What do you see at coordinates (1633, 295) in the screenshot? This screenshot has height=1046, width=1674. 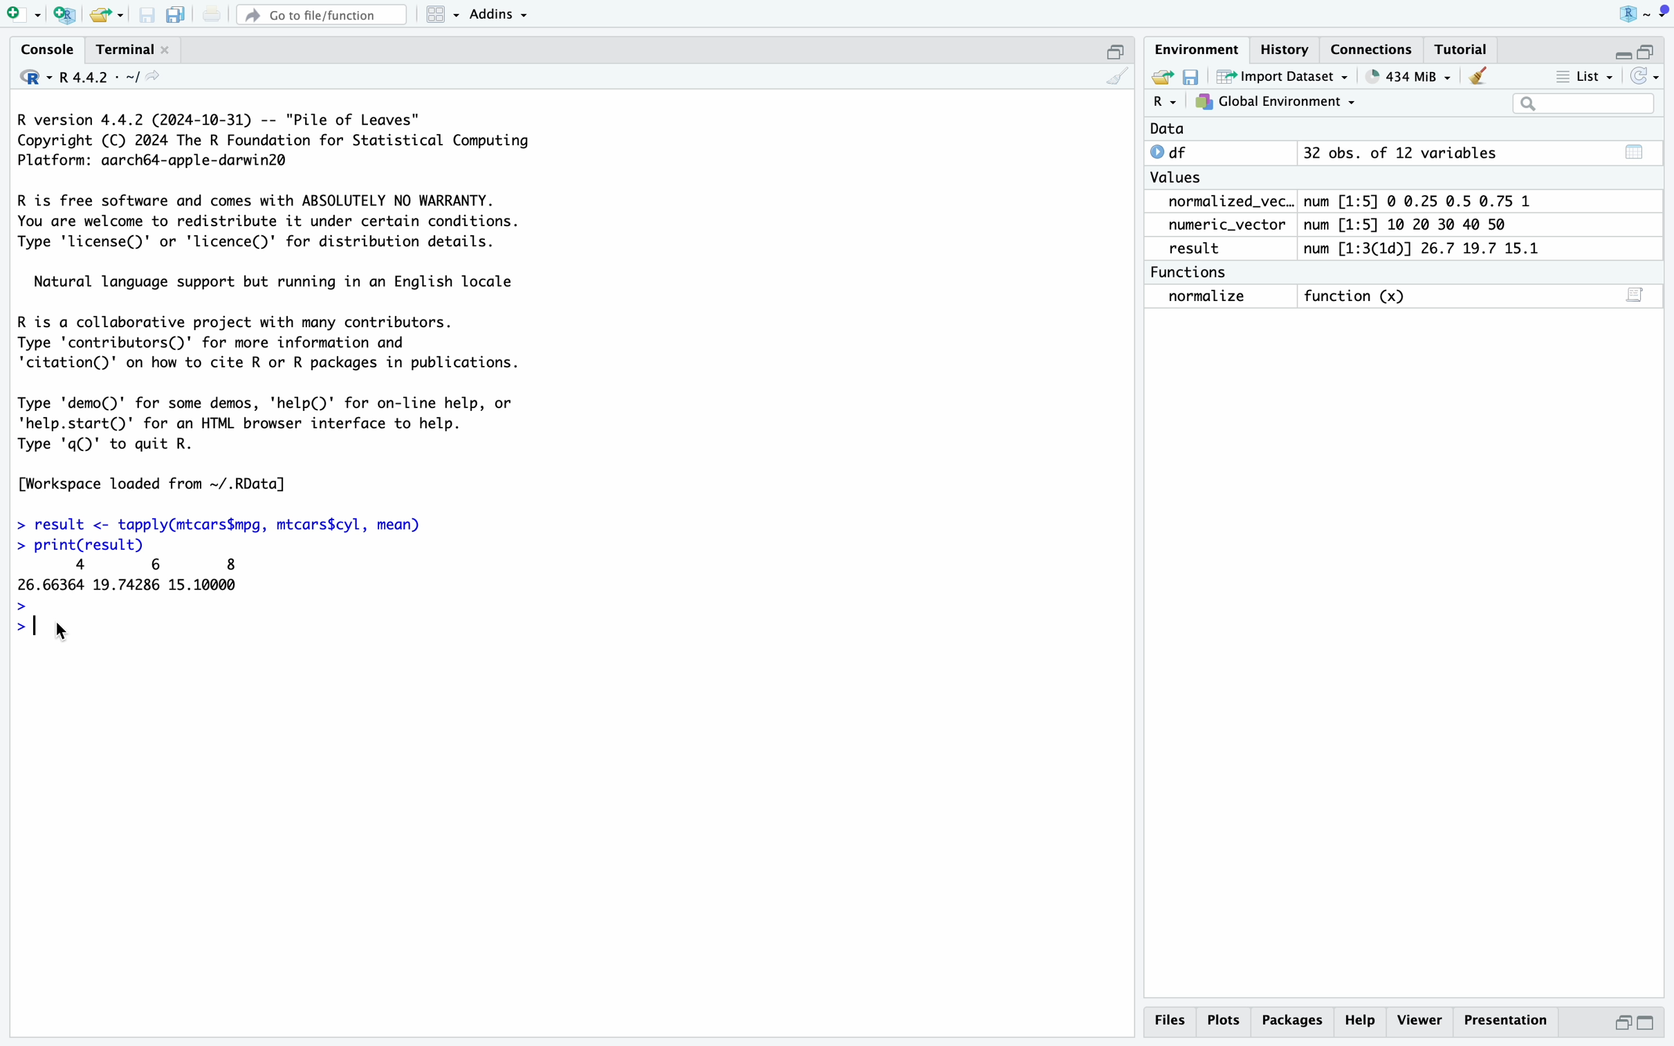 I see `Show on script` at bounding box center [1633, 295].